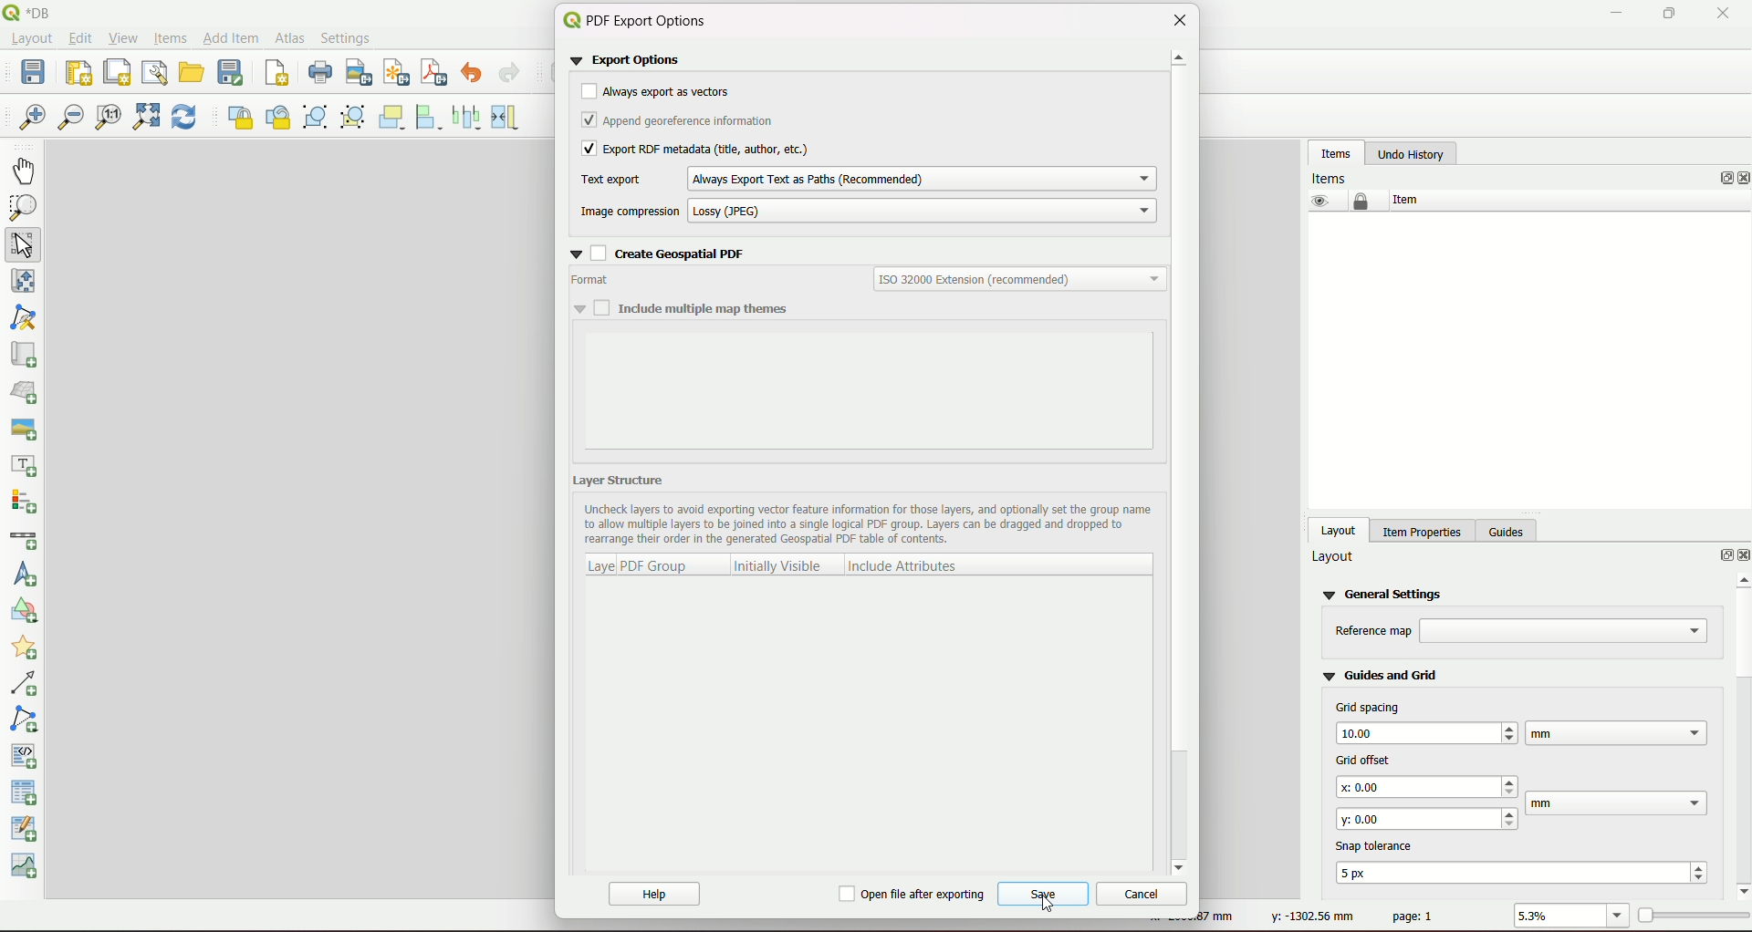 Image resolution: width=1752 pixels, height=932 pixels. What do you see at coordinates (434, 73) in the screenshot?
I see `export as pdf` at bounding box center [434, 73].